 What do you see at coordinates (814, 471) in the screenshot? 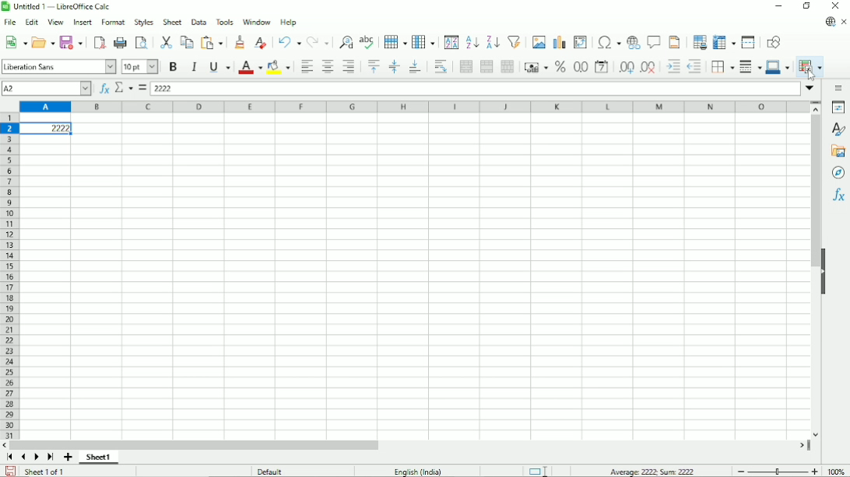
I see `Zoom in` at bounding box center [814, 471].